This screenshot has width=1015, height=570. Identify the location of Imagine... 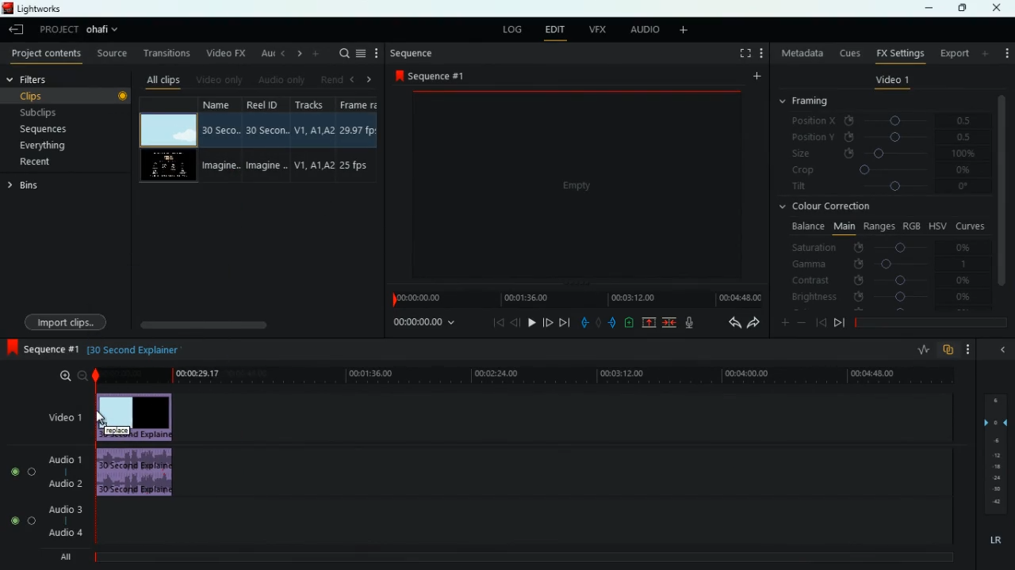
(270, 168).